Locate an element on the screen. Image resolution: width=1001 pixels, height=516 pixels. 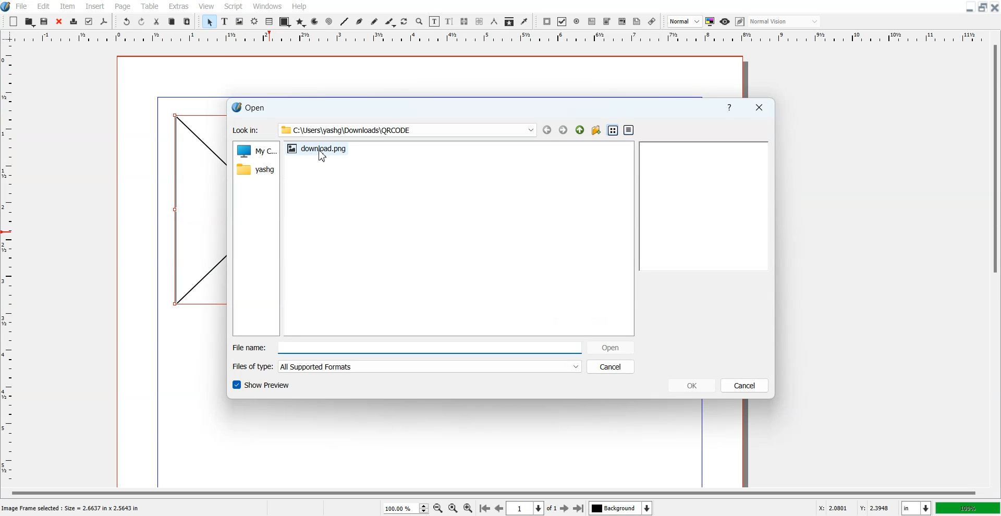
Zoom In is located at coordinates (469, 507).